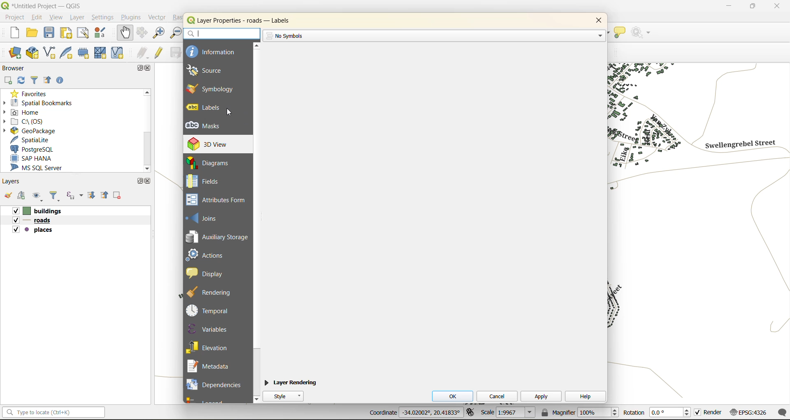  What do you see at coordinates (218, 238) in the screenshot?
I see `auxillary storage` at bounding box center [218, 238].